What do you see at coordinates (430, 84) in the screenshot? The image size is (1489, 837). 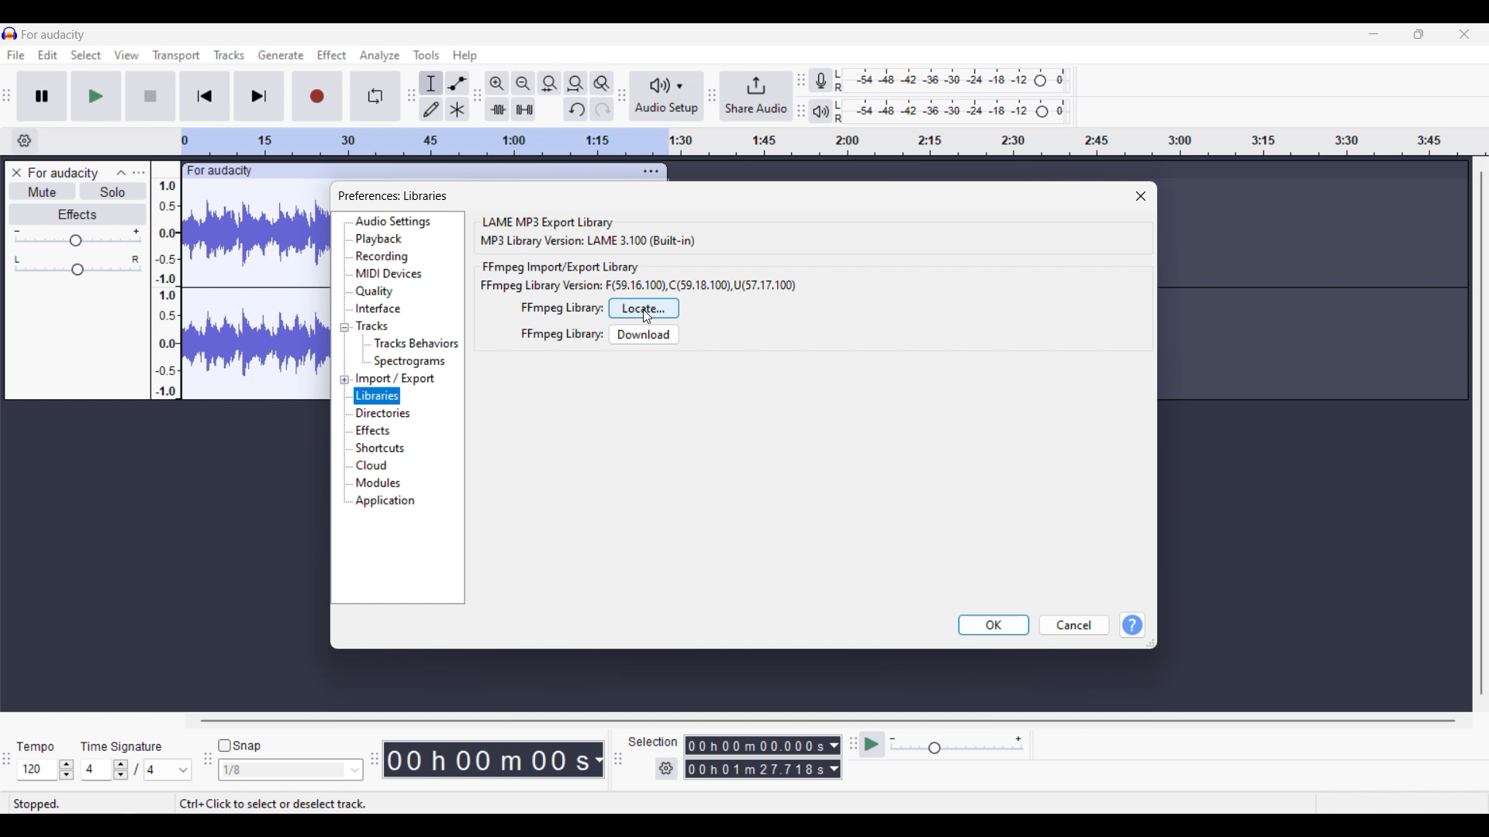 I see `Selection tool` at bounding box center [430, 84].